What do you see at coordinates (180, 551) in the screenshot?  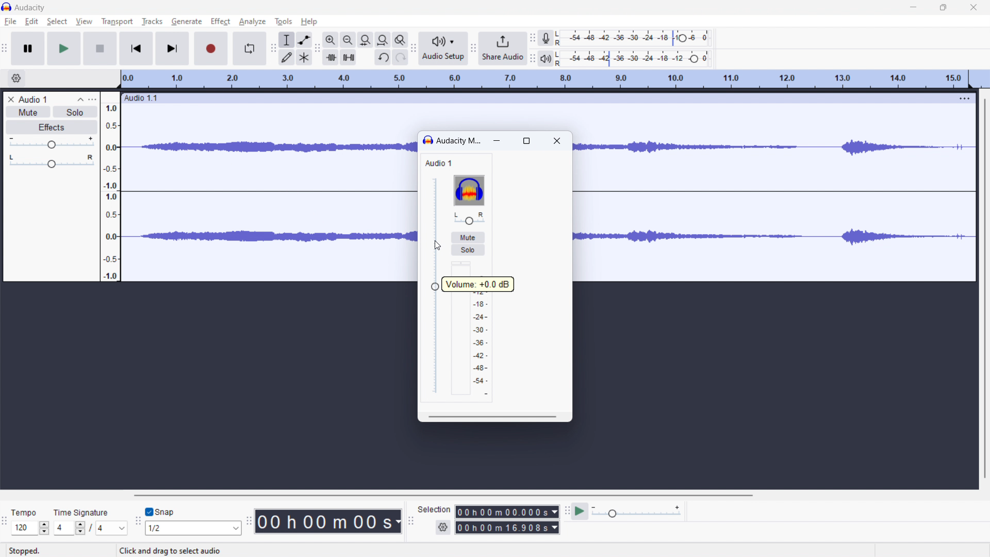 I see `Click and drag to select audio` at bounding box center [180, 551].